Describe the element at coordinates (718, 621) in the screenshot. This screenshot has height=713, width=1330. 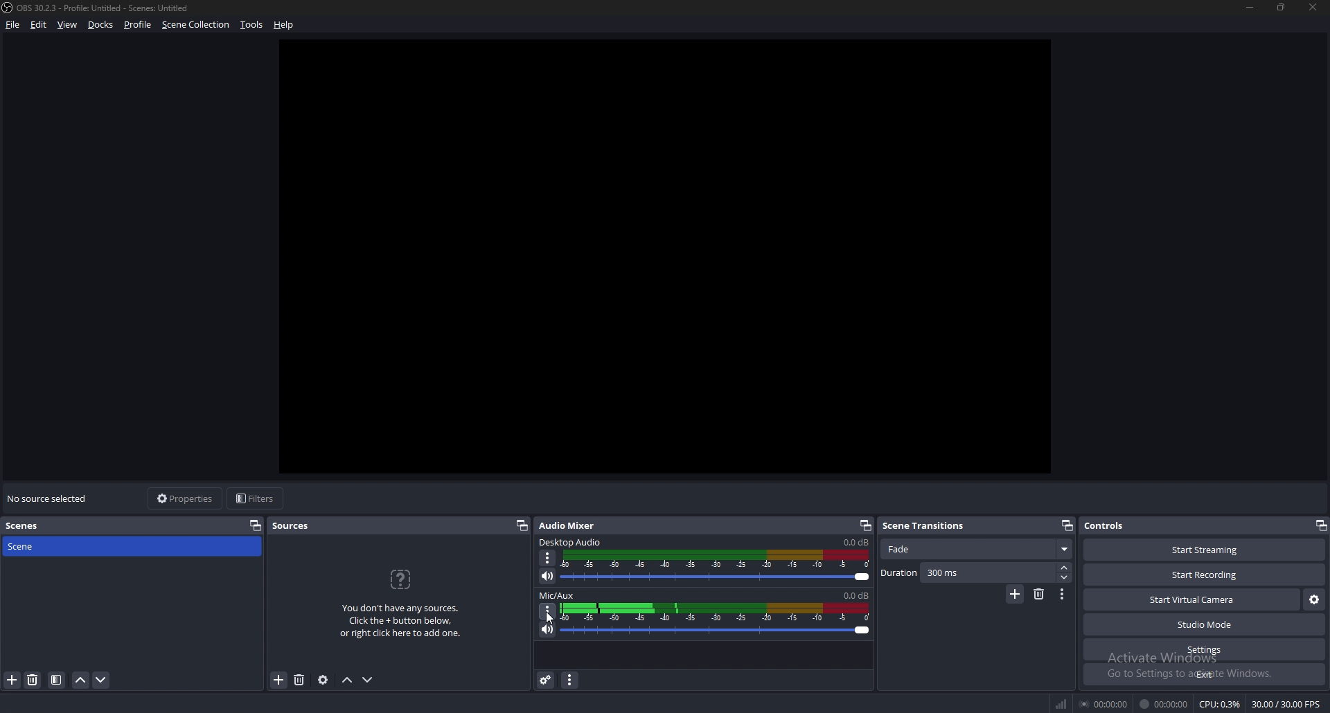
I see `mic/aux volume adjust` at that location.